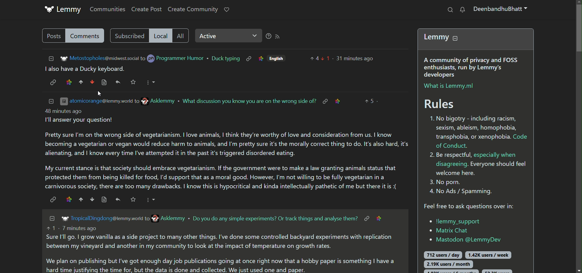  I want to click on hyperlink, so click(52, 83).